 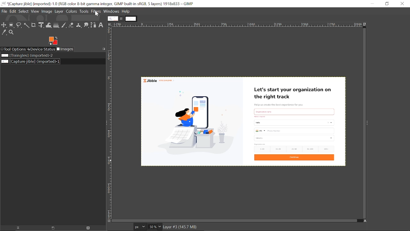 I want to click on Minimize, so click(x=372, y=4).